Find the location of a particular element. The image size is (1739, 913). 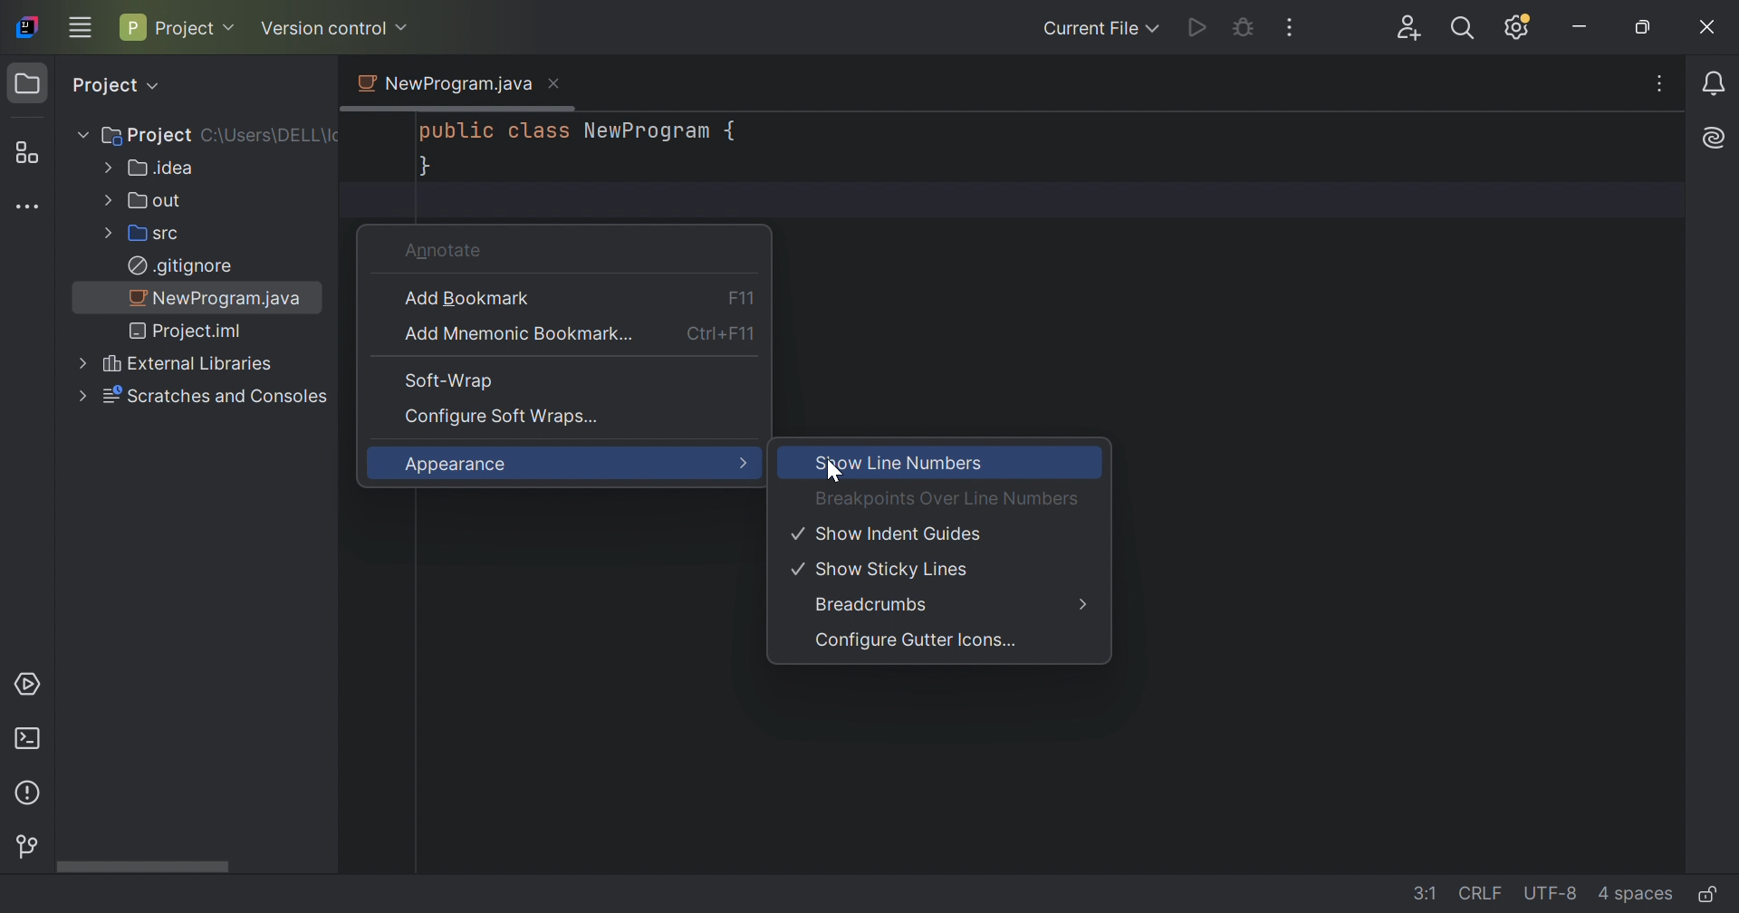

Run NewProgram.java is located at coordinates (1197, 29).